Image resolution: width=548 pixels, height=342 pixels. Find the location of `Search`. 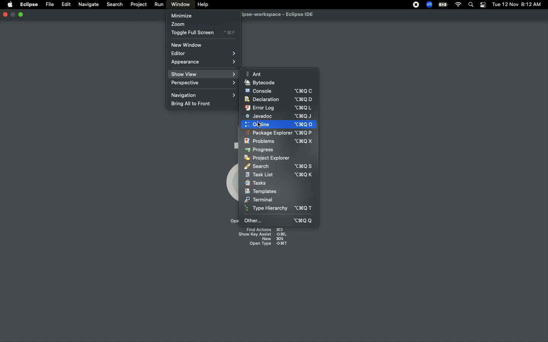

Search is located at coordinates (472, 5).